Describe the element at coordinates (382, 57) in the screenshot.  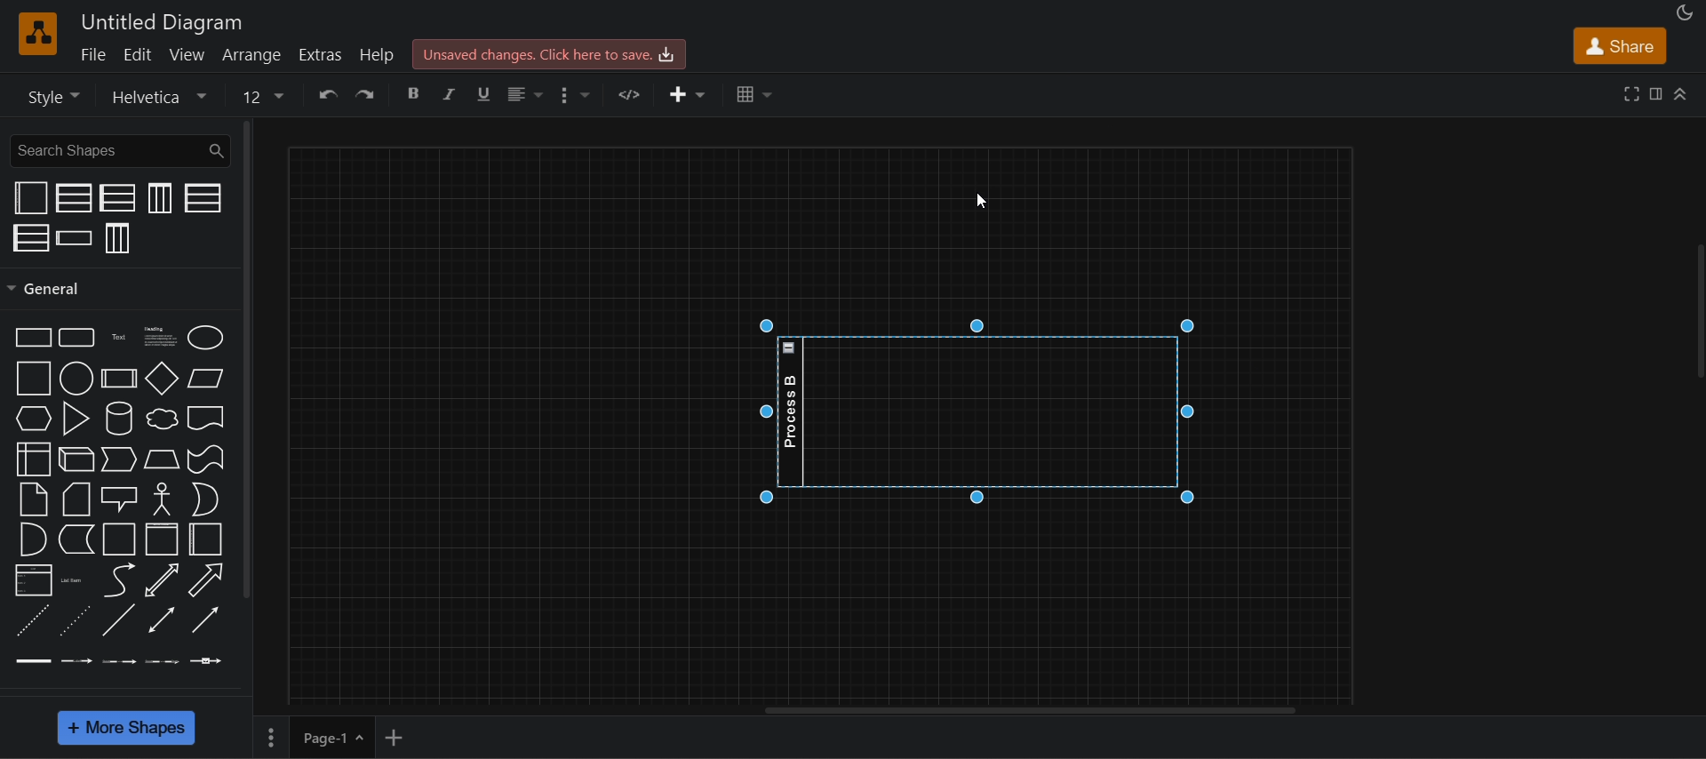
I see `help` at that location.